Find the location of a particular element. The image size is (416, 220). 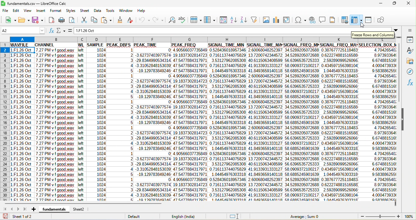

sheet is located at coordinates (85, 11).